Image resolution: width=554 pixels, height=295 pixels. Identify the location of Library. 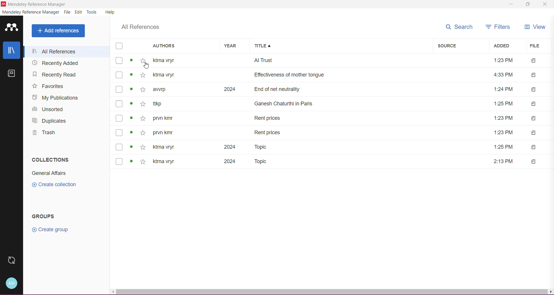
(11, 50).